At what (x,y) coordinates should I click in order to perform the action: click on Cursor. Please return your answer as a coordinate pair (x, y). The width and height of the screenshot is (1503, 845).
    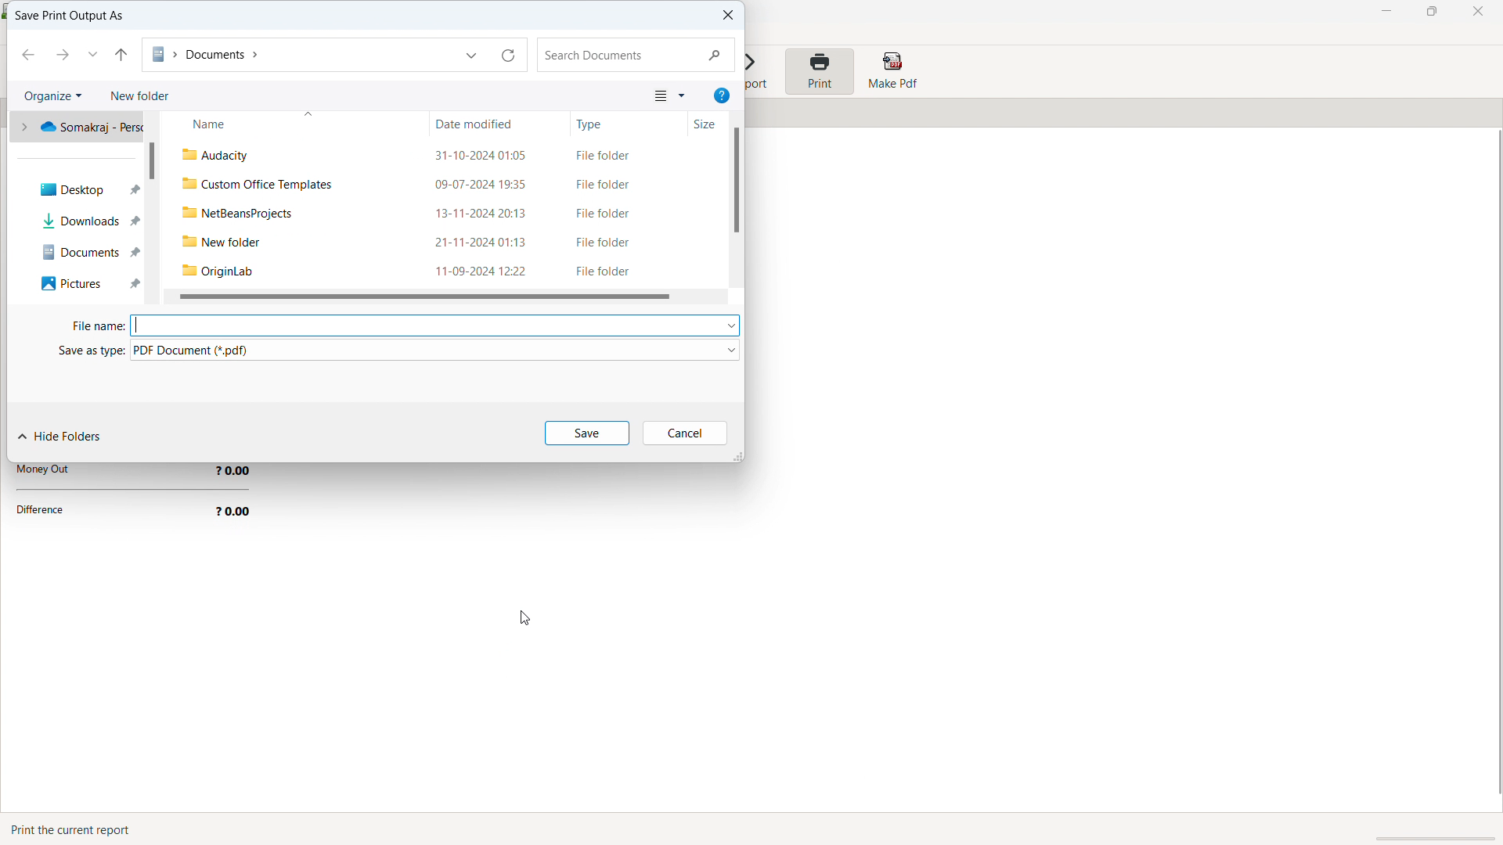
    Looking at the image, I should click on (521, 619).